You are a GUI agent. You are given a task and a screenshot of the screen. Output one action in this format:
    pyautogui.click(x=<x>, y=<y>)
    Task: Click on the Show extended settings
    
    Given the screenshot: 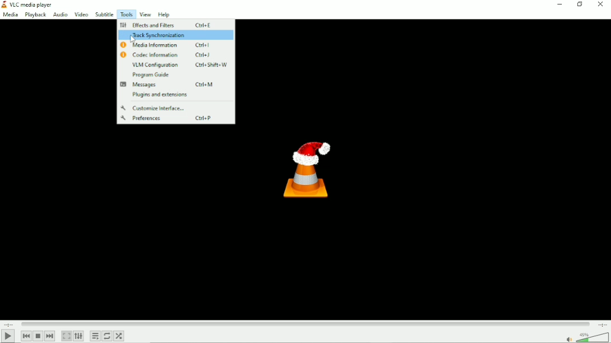 What is the action you would take?
    pyautogui.click(x=79, y=336)
    